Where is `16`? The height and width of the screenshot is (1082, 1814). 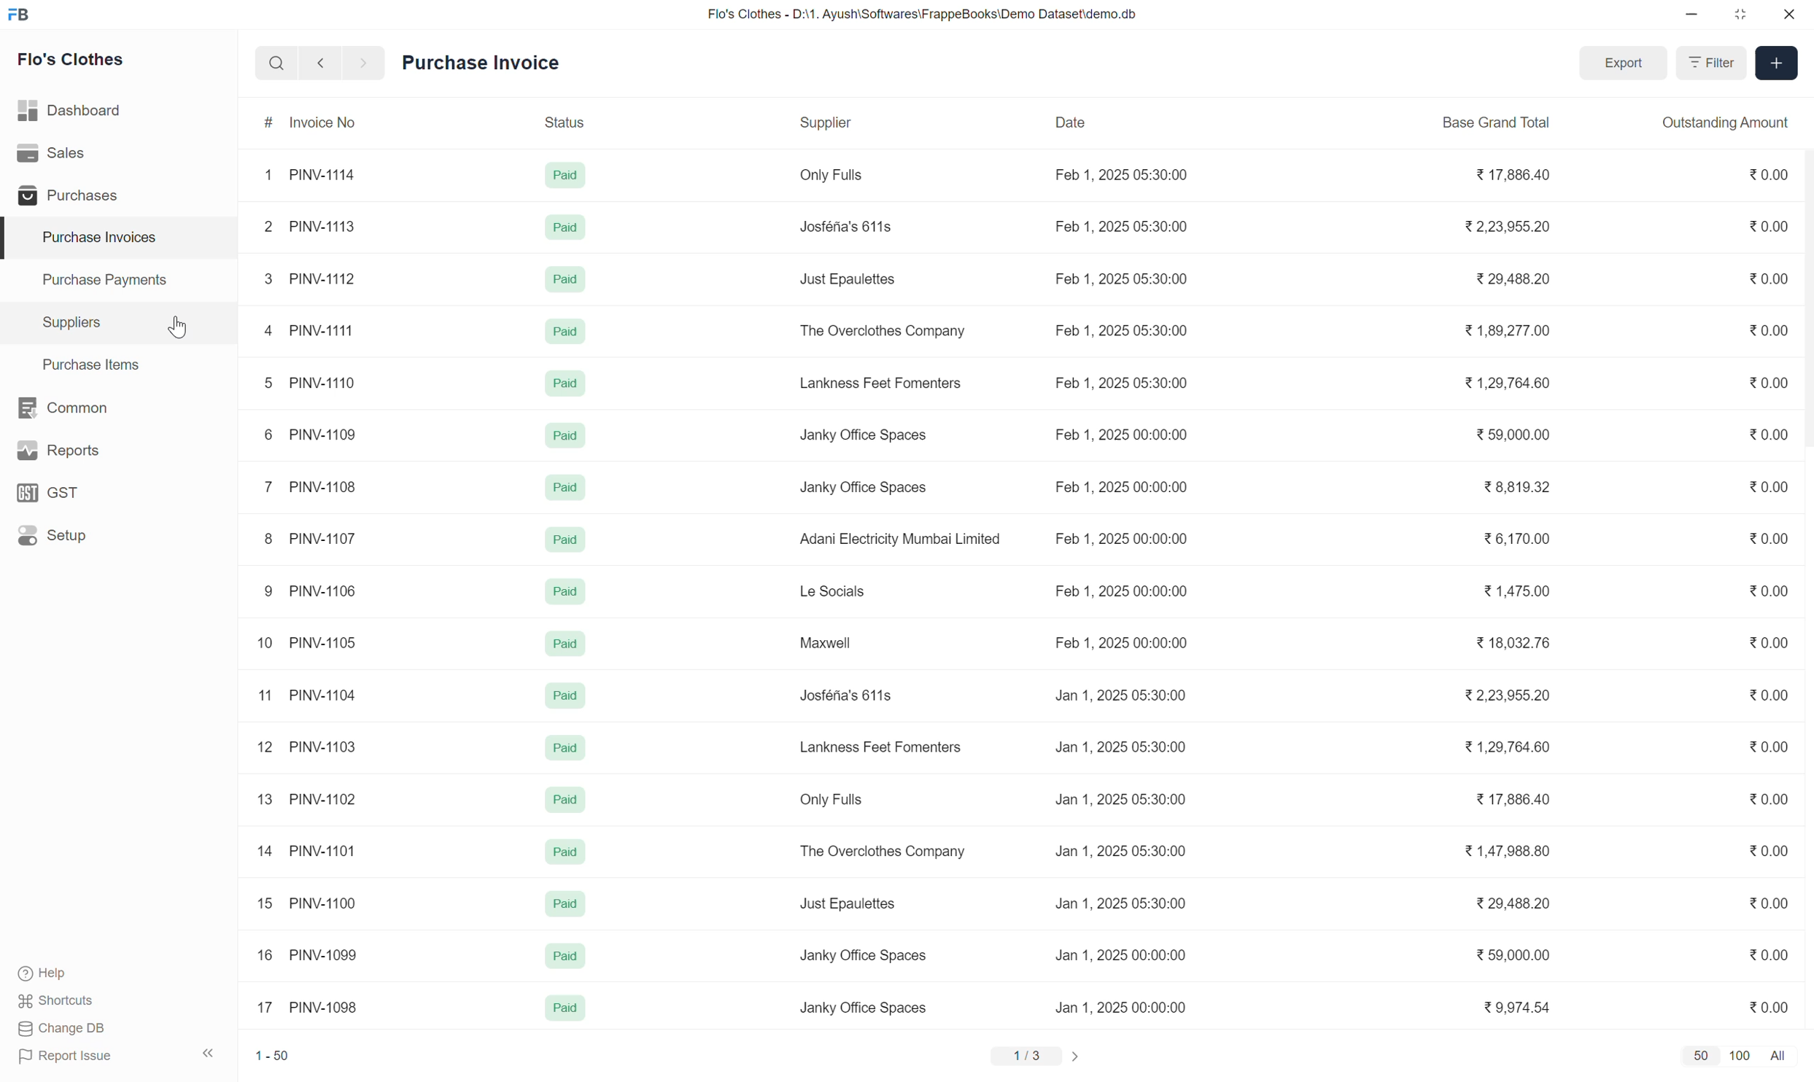
16 is located at coordinates (265, 954).